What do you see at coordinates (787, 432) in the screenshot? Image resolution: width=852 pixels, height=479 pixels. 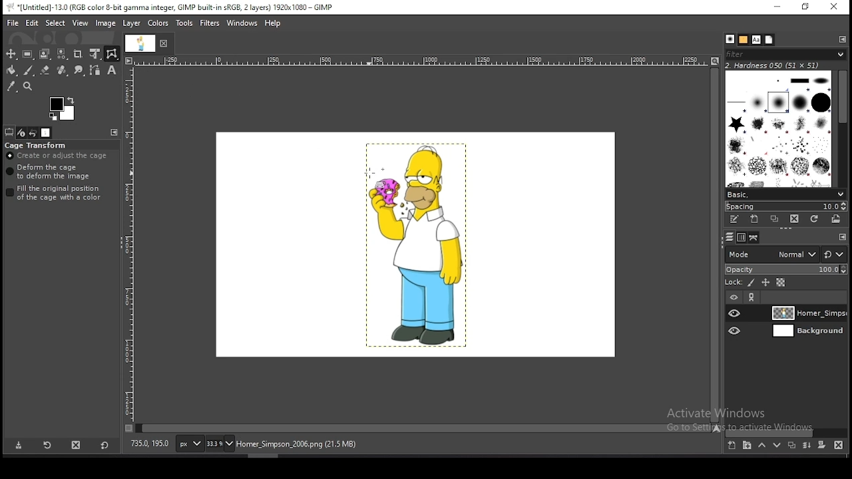 I see `scroll bar` at bounding box center [787, 432].